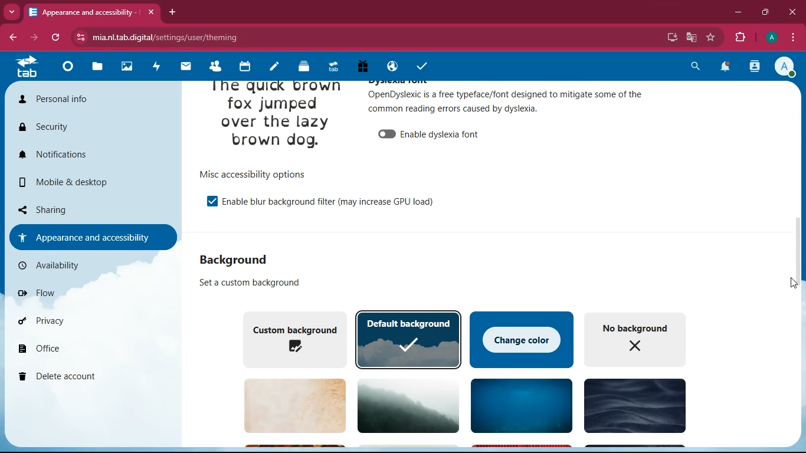 The image size is (806, 453). What do you see at coordinates (276, 119) in the screenshot?
I see `image` at bounding box center [276, 119].